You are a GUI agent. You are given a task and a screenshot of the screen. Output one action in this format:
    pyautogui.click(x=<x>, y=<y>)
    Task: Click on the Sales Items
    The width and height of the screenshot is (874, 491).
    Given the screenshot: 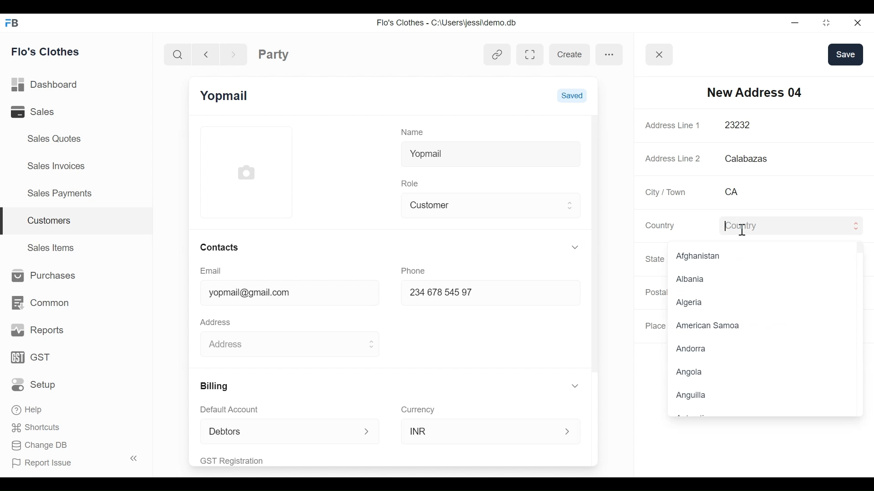 What is the action you would take?
    pyautogui.click(x=52, y=246)
    